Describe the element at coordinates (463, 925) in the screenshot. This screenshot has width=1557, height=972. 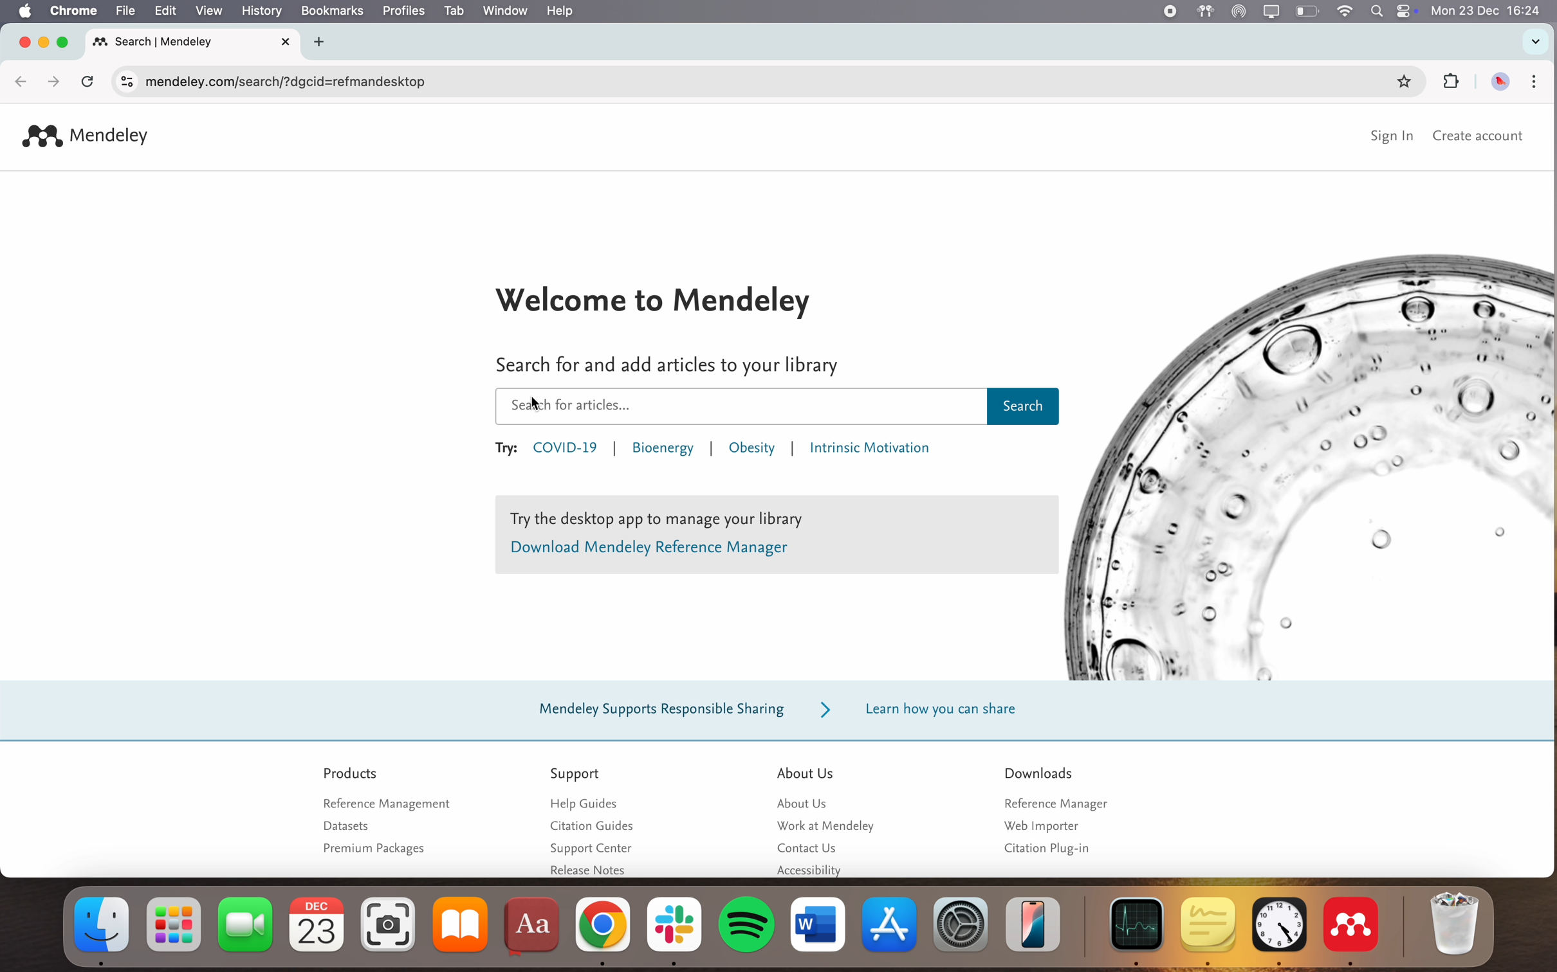
I see `ibooks` at that location.